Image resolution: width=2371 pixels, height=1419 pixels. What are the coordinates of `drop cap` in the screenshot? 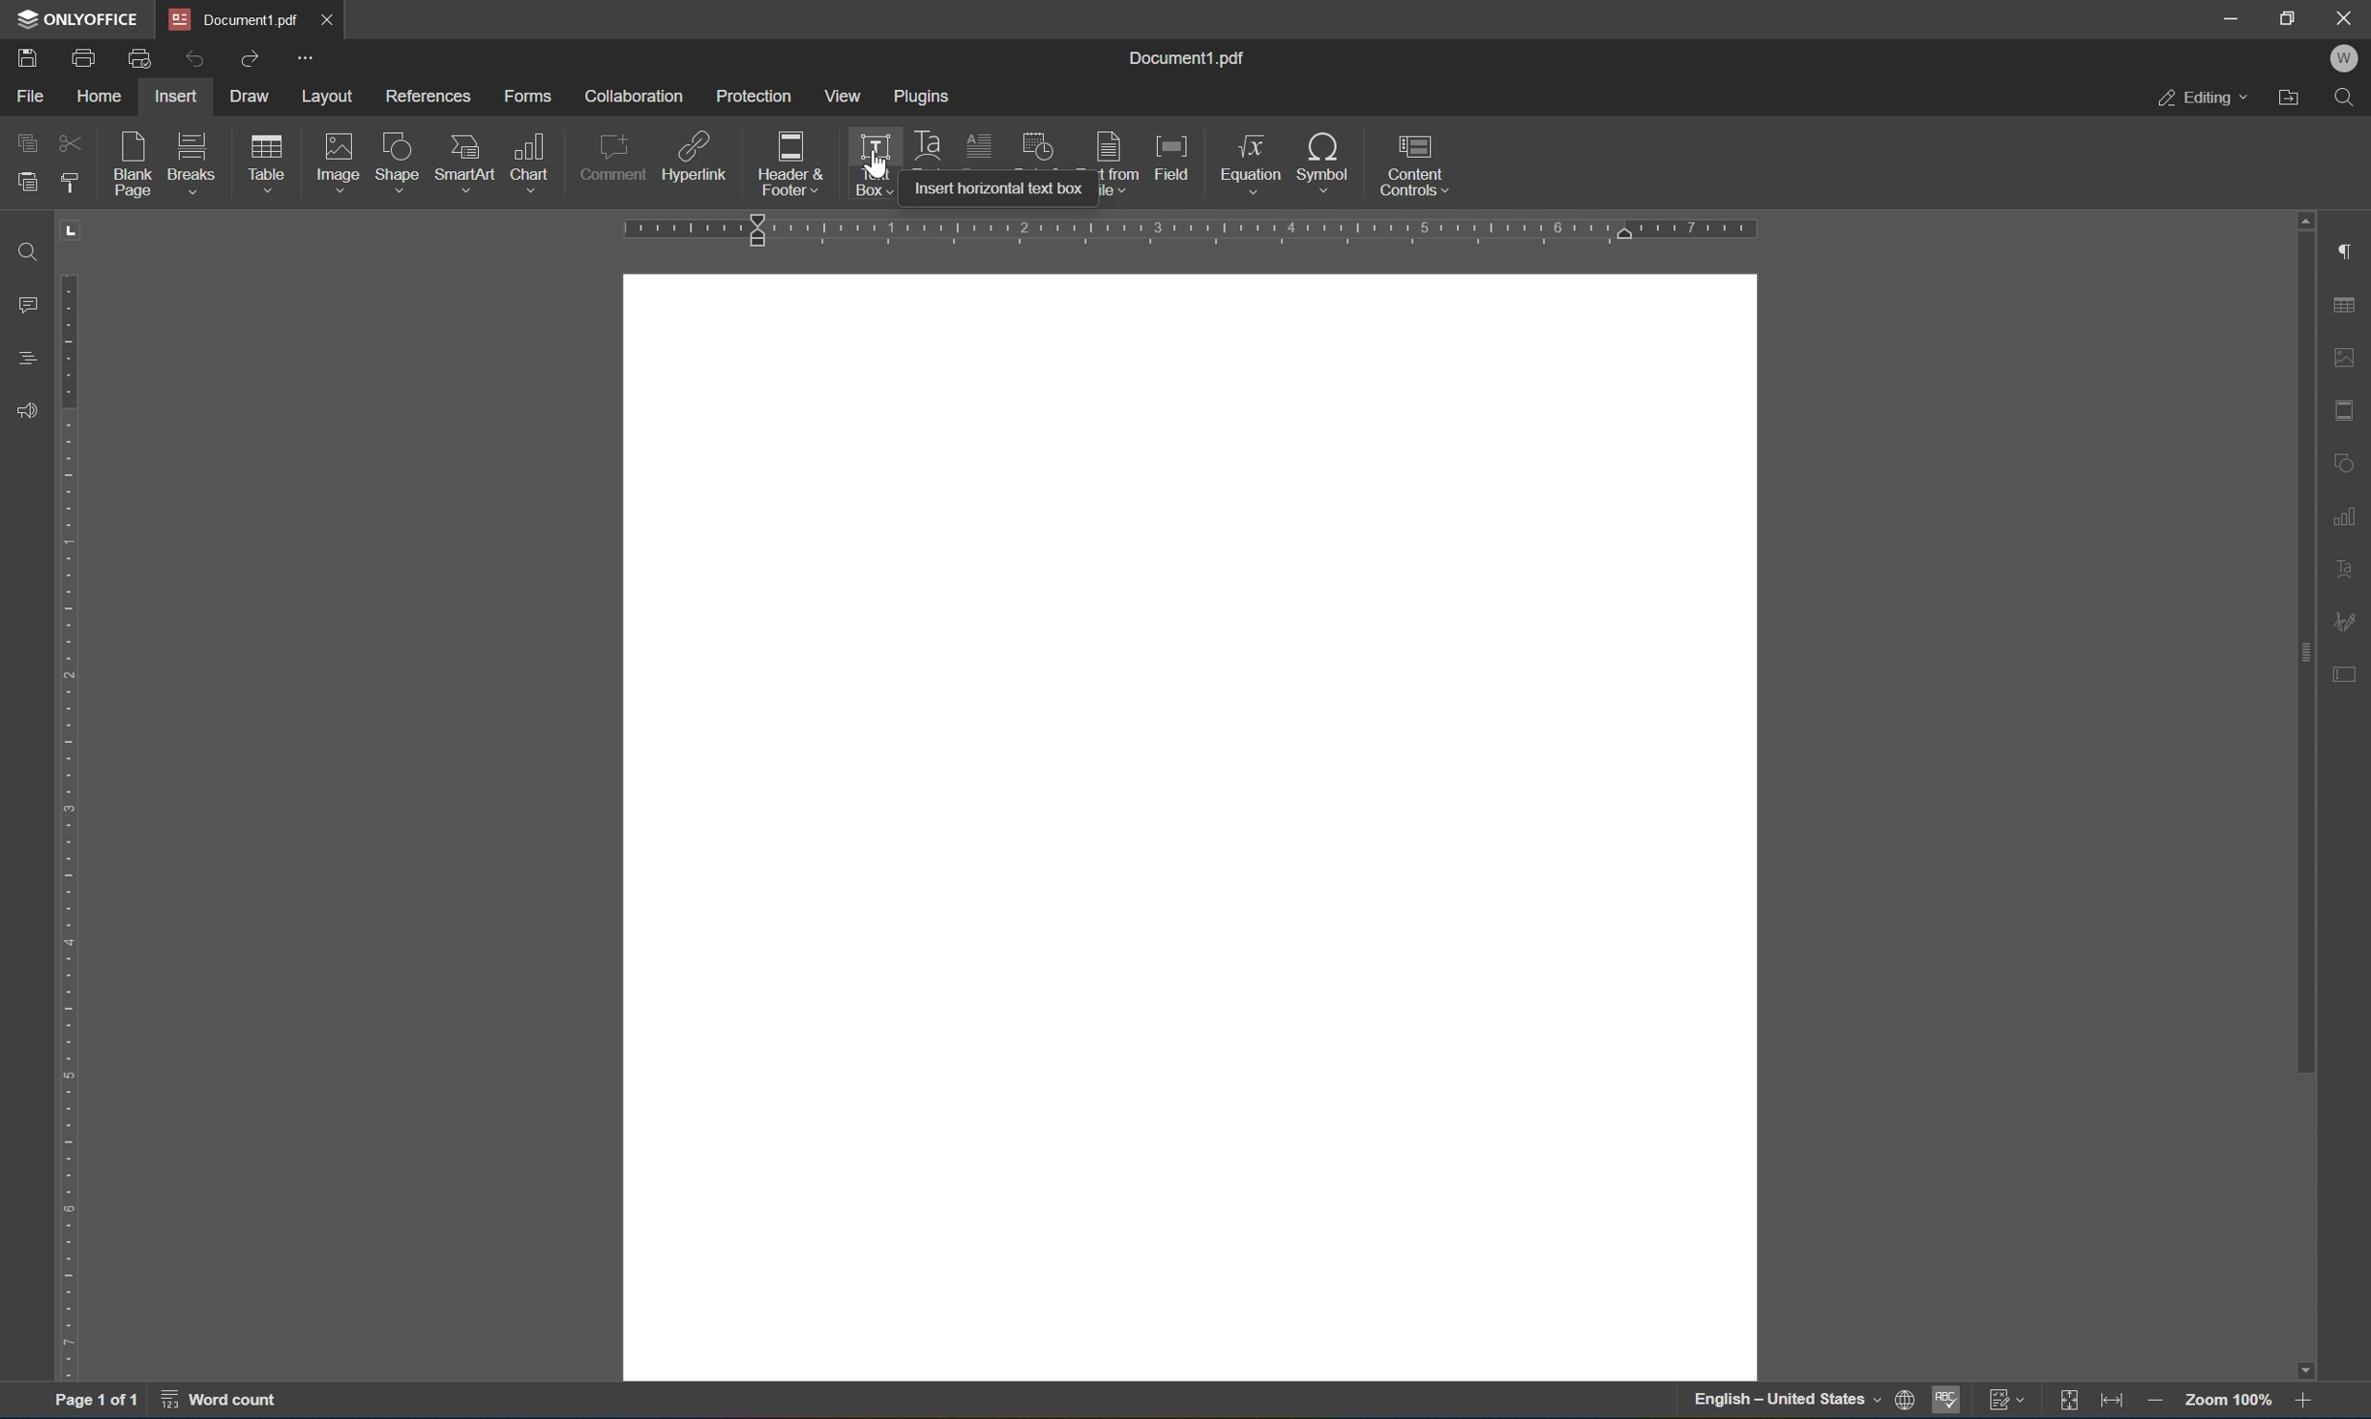 It's located at (982, 147).